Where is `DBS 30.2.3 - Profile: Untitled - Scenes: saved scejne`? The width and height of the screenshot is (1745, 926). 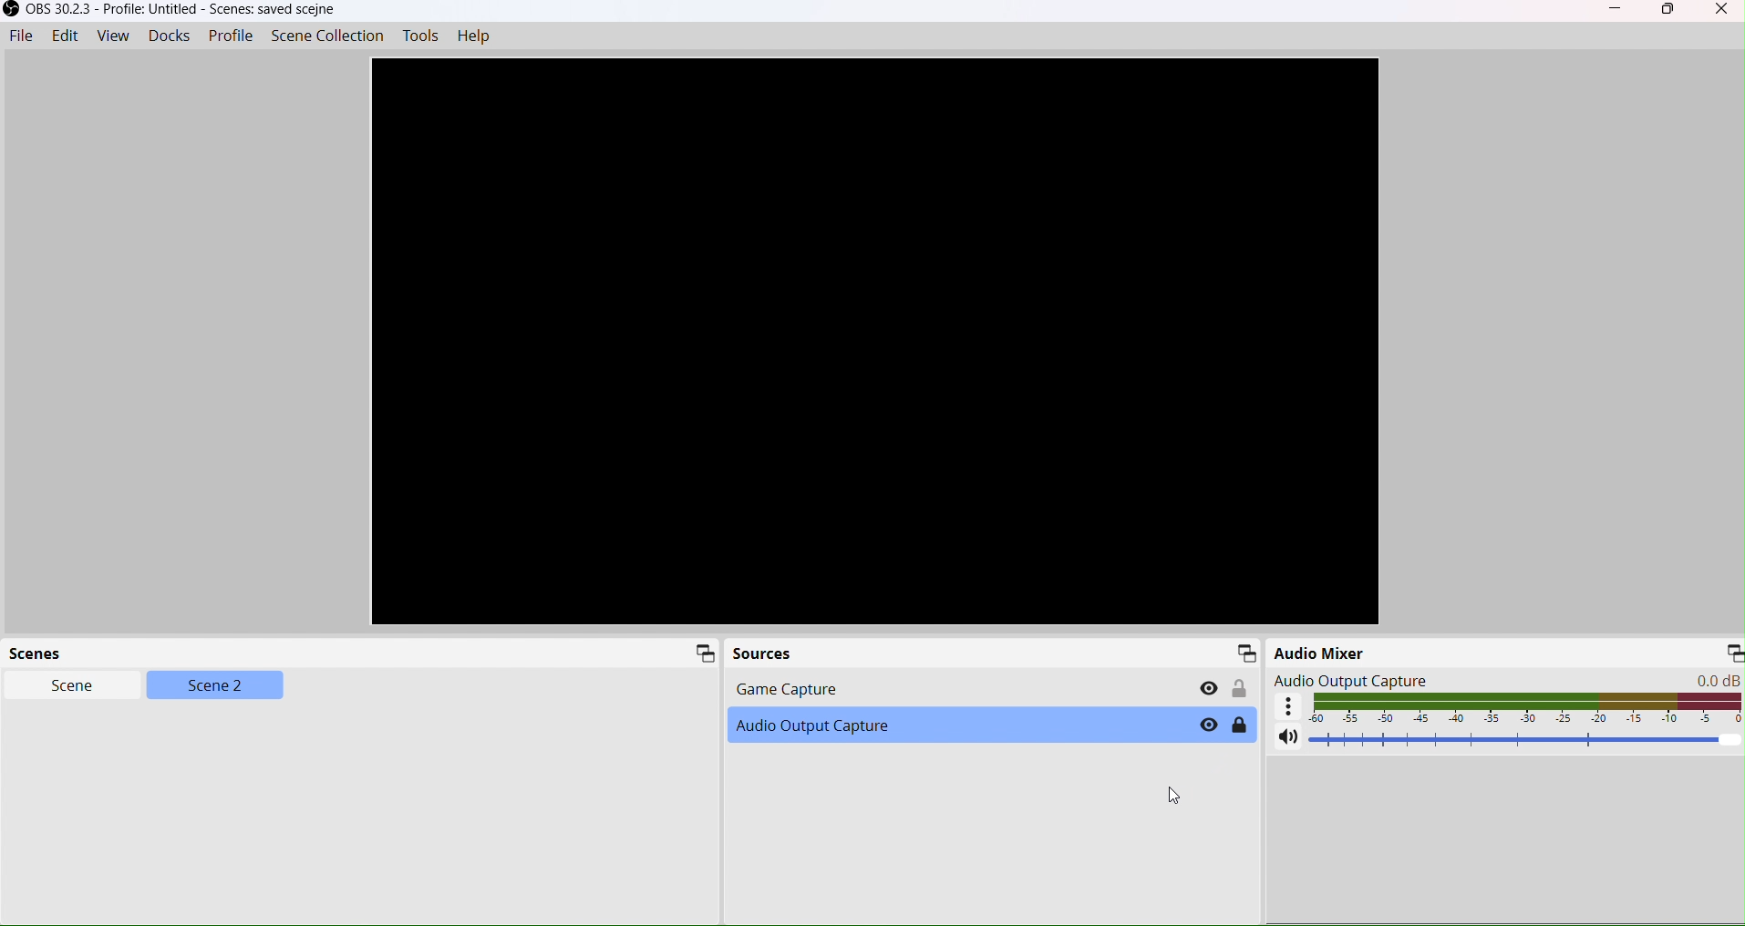
DBS 30.2.3 - Profile: Untitled - Scenes: saved scejne is located at coordinates (171, 10).